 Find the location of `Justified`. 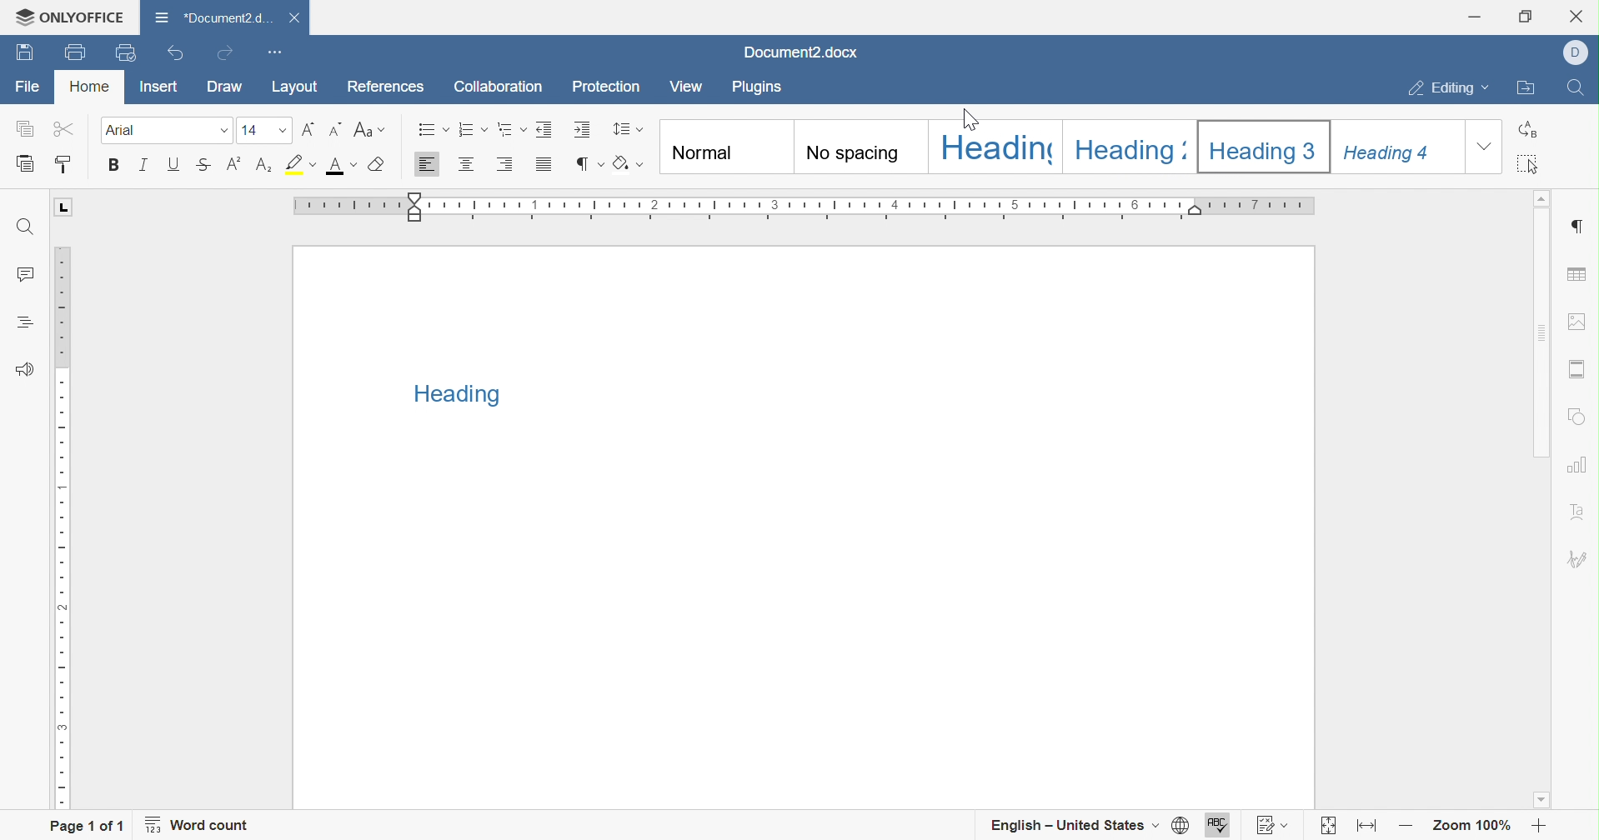

Justified is located at coordinates (545, 167).